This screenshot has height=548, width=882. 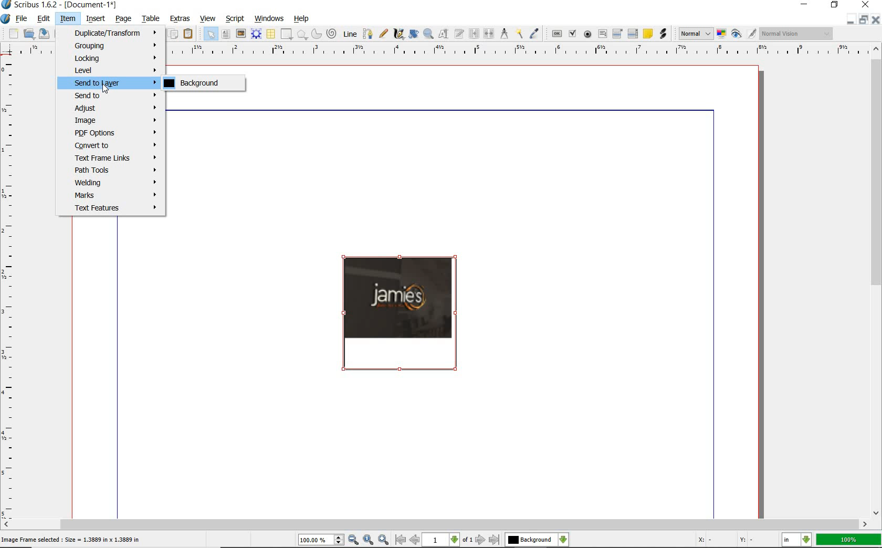 What do you see at coordinates (28, 33) in the screenshot?
I see `open` at bounding box center [28, 33].